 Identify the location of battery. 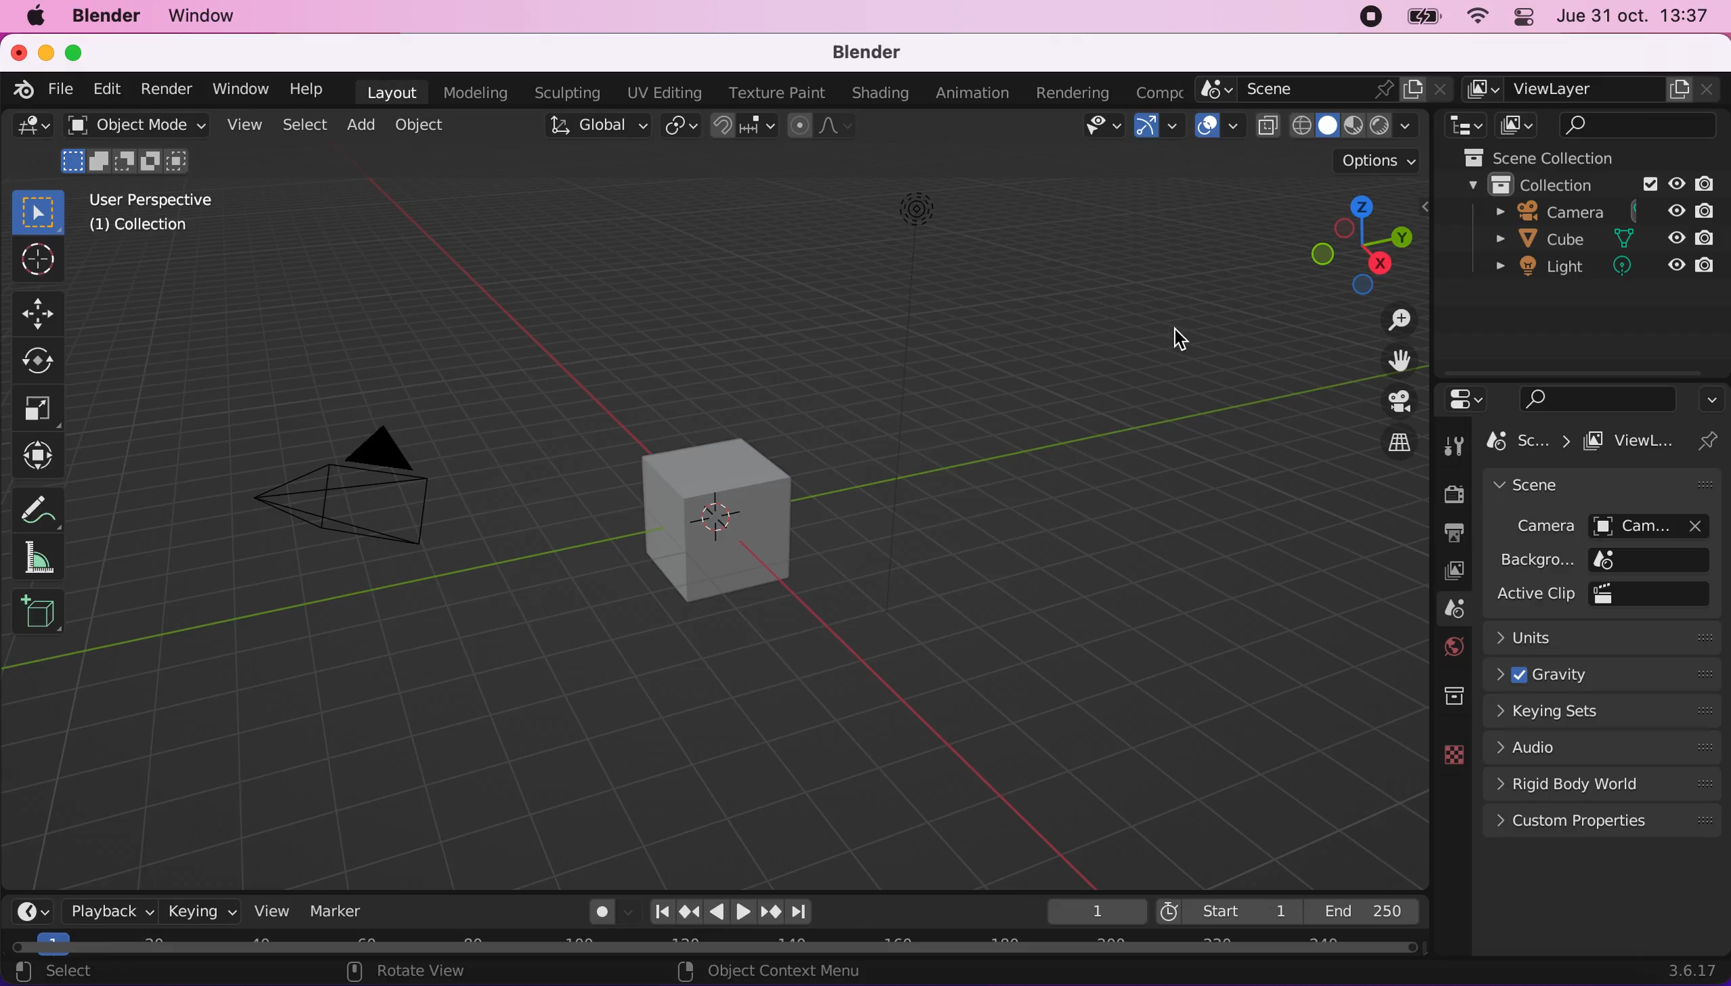
(1419, 16).